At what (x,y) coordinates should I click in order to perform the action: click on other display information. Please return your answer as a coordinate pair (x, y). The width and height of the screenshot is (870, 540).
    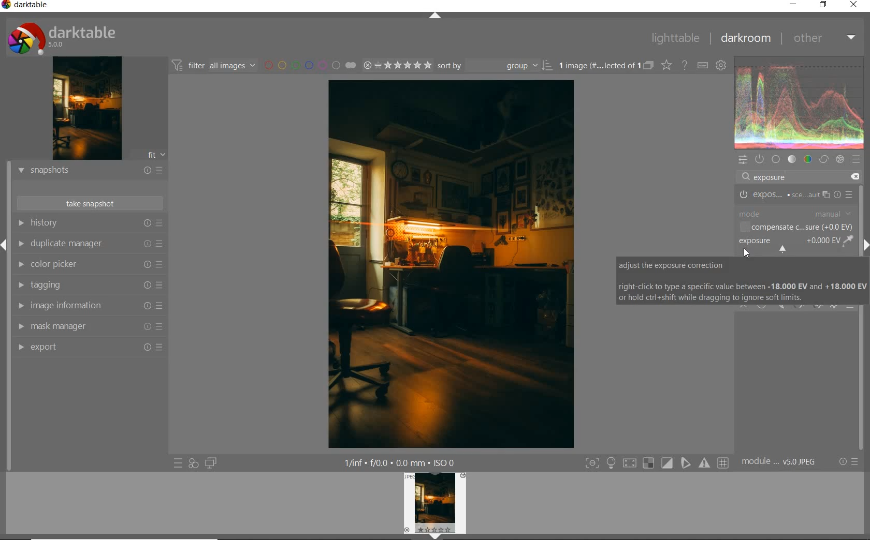
    Looking at the image, I should click on (399, 463).